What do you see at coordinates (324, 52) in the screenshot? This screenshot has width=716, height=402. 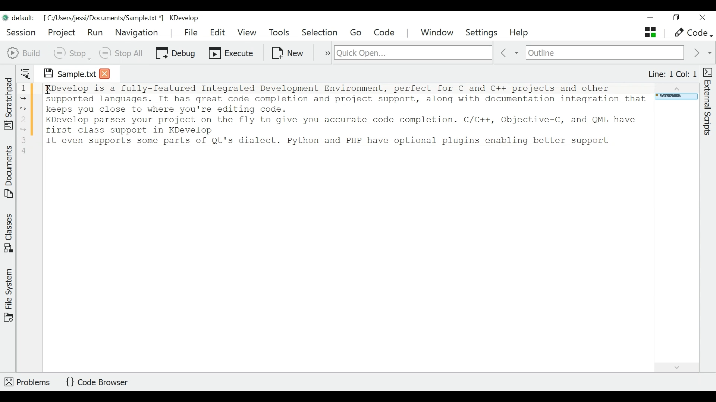 I see `more options` at bounding box center [324, 52].